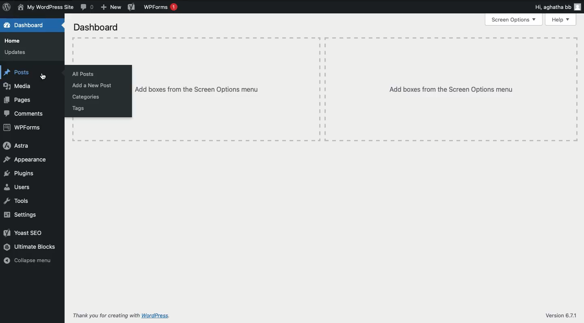 Image resolution: width=584 pixels, height=323 pixels. I want to click on Astra, so click(16, 145).